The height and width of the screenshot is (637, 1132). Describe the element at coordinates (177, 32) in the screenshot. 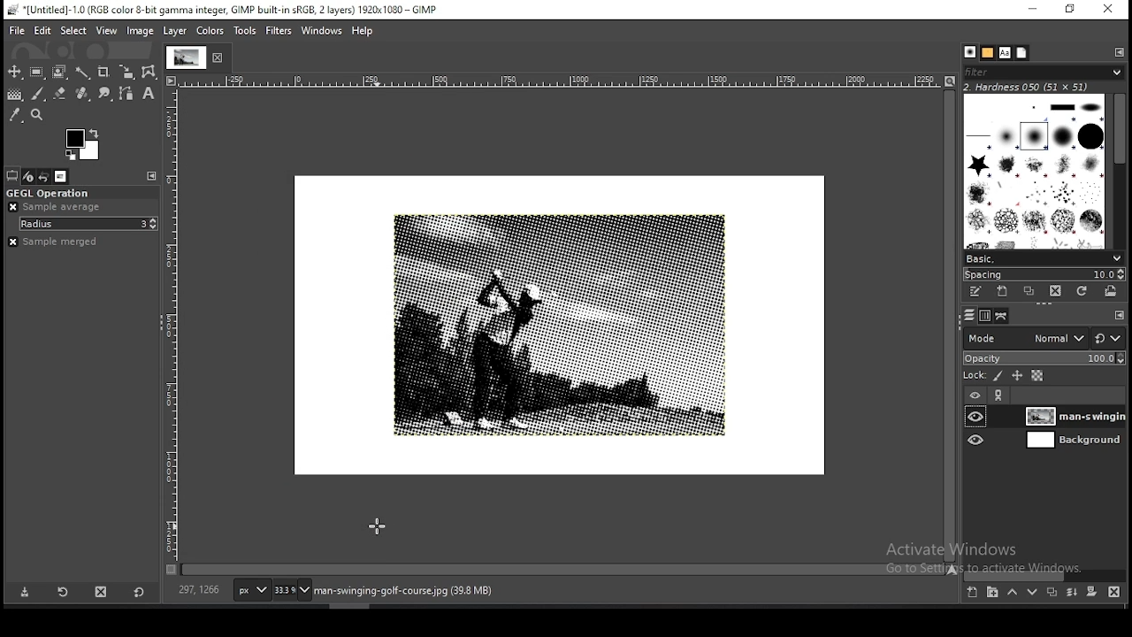

I see `layer` at that location.